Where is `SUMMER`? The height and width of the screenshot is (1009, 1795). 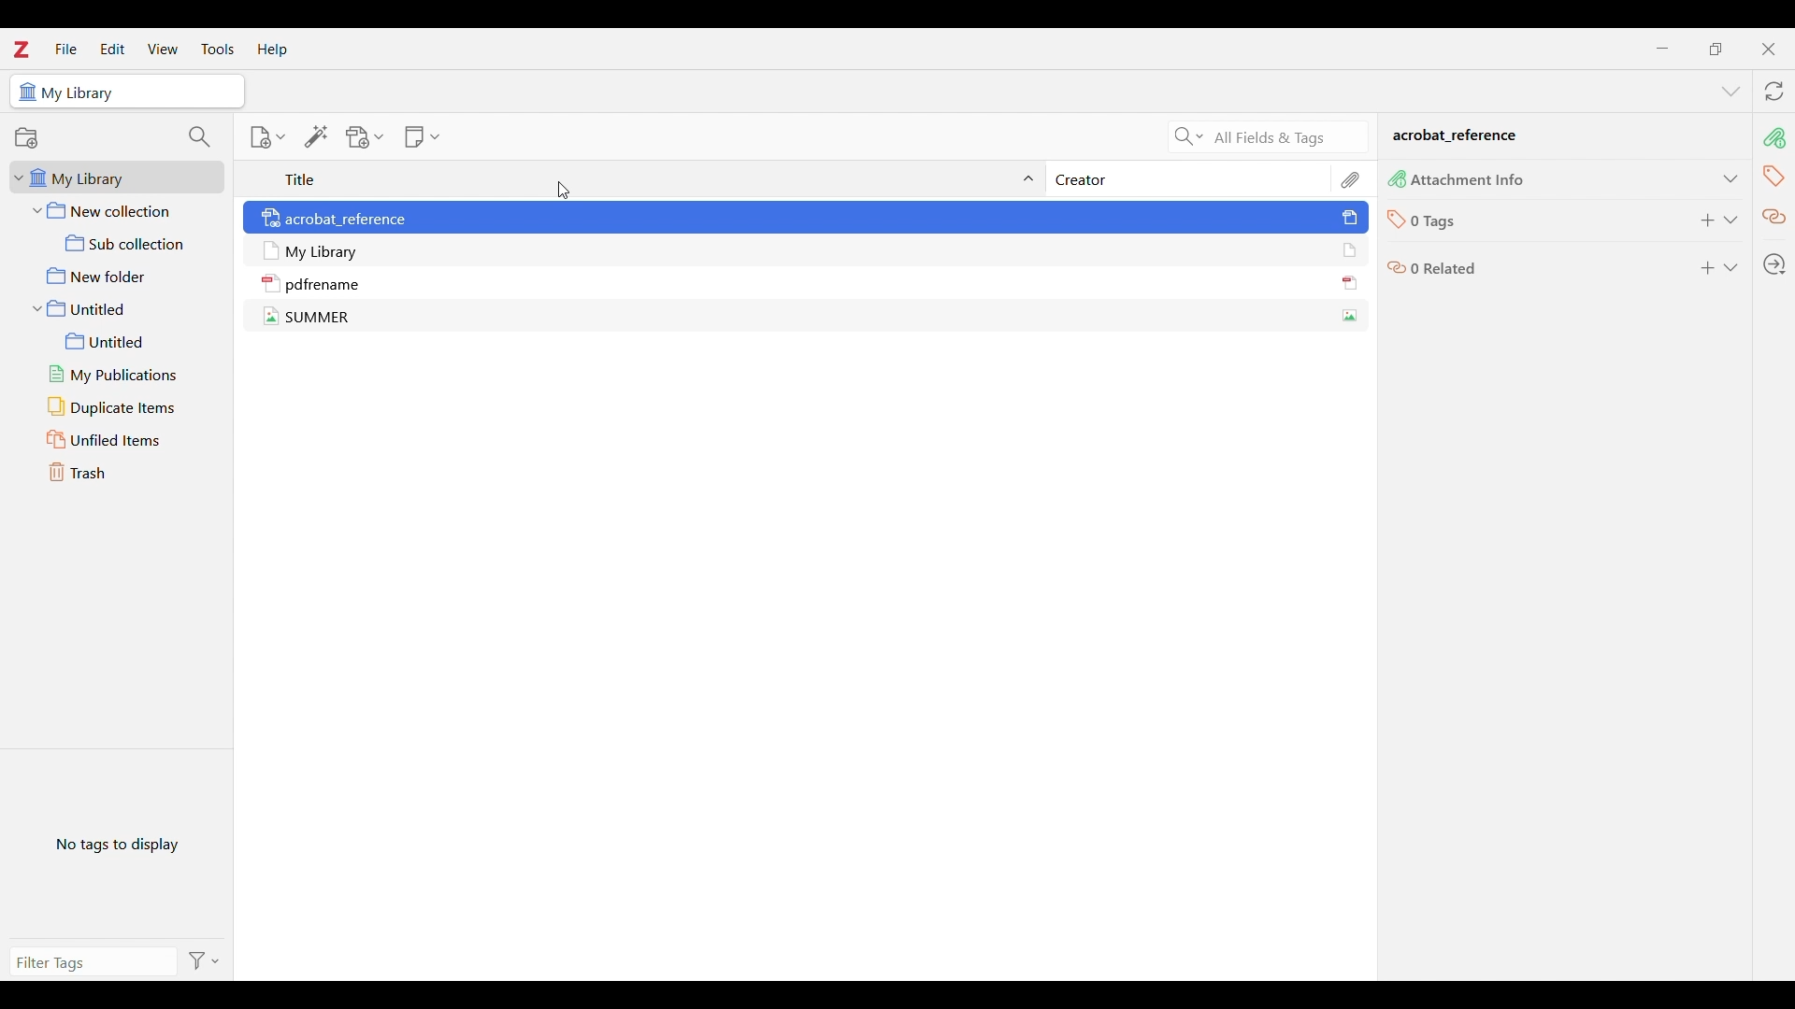 SUMMER is located at coordinates (319, 317).